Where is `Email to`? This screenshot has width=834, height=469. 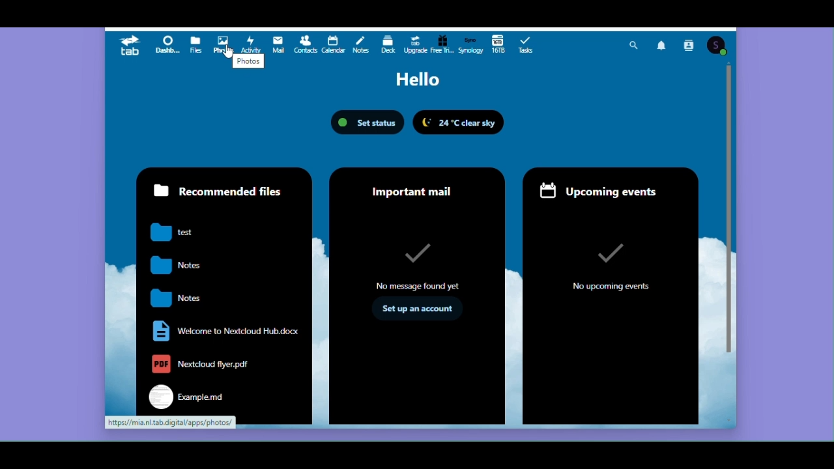 Email to is located at coordinates (279, 44).